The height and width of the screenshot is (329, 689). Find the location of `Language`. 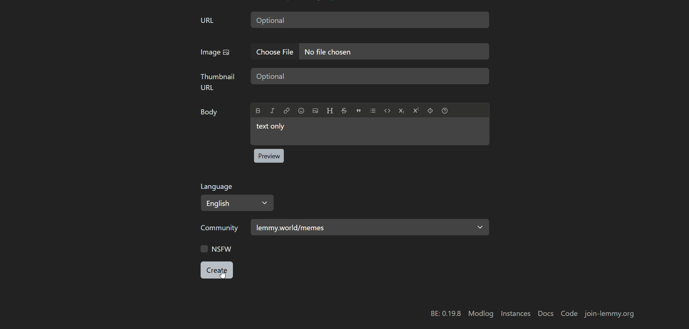

Language is located at coordinates (217, 188).